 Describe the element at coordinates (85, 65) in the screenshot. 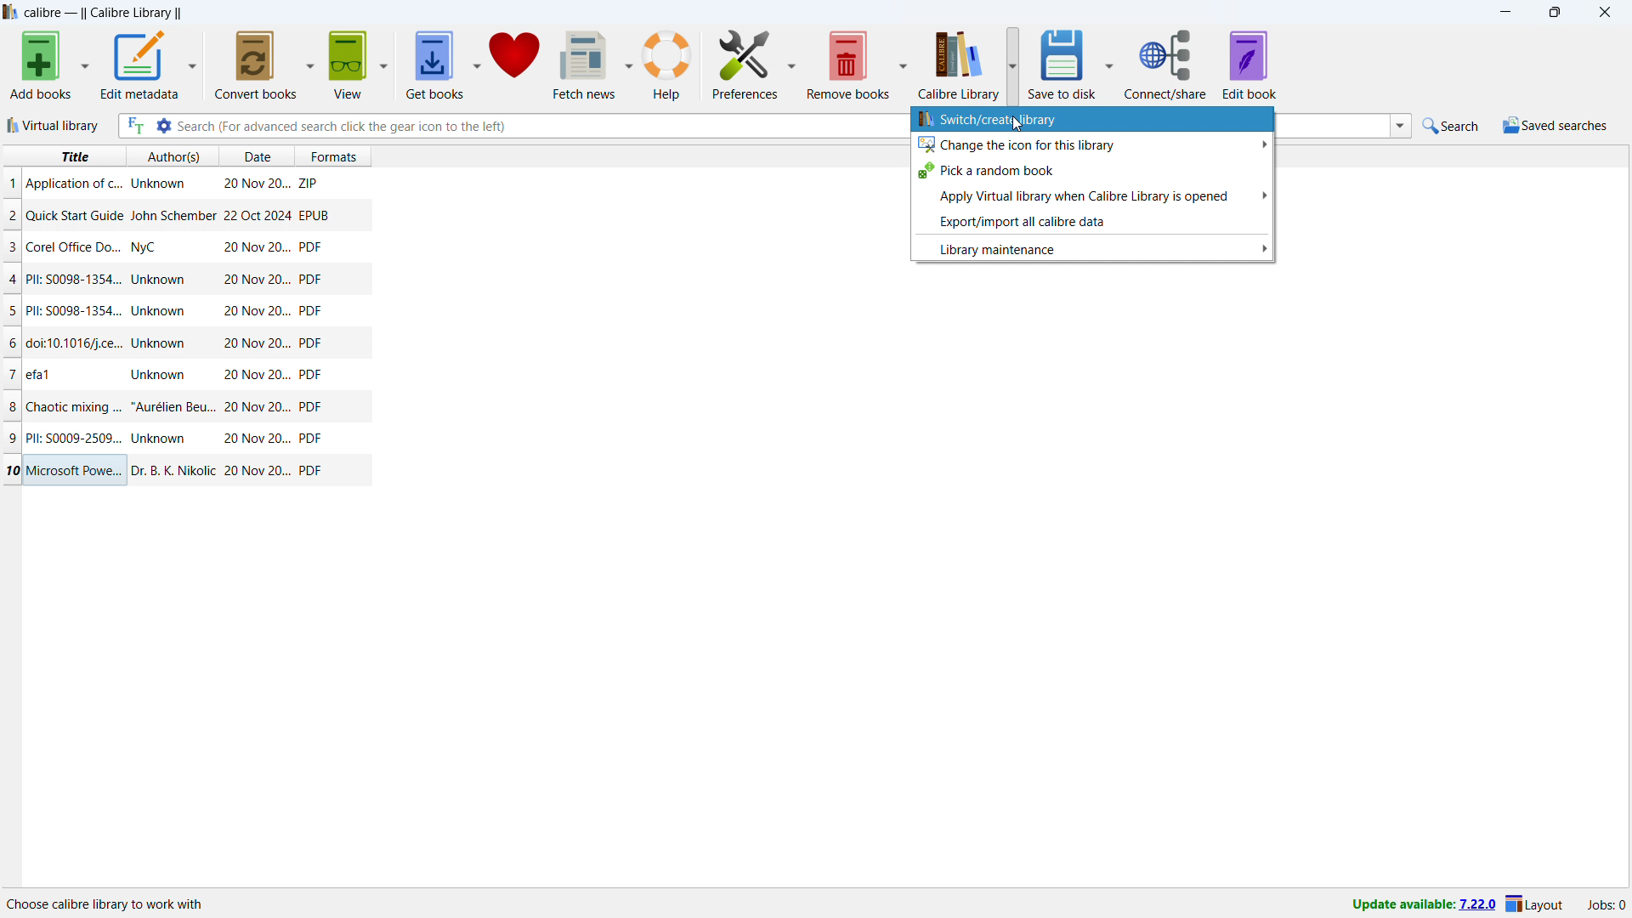

I see `add books options` at that location.